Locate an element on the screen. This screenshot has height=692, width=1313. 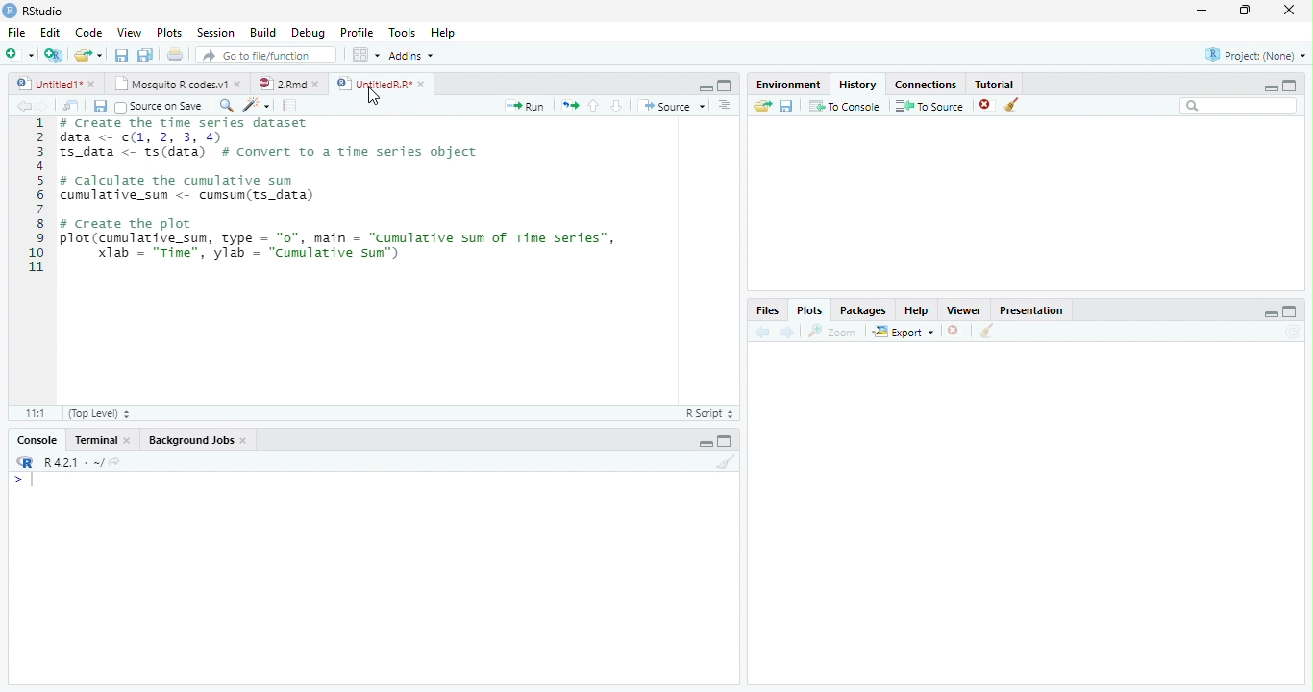
# Create the time series dataset data <- (1, 2, 3, 4)S_data <- ts(data) # convert to a time series objectcalculate the cumulative sumumulative_sum <- cumsum(ts_data)create the plotlot (cumulative_sum, type = "0", main = "Cumulative sum of Time Series”,Xlab = "Time", ylab = "cumulative sun") is located at coordinates (348, 197).